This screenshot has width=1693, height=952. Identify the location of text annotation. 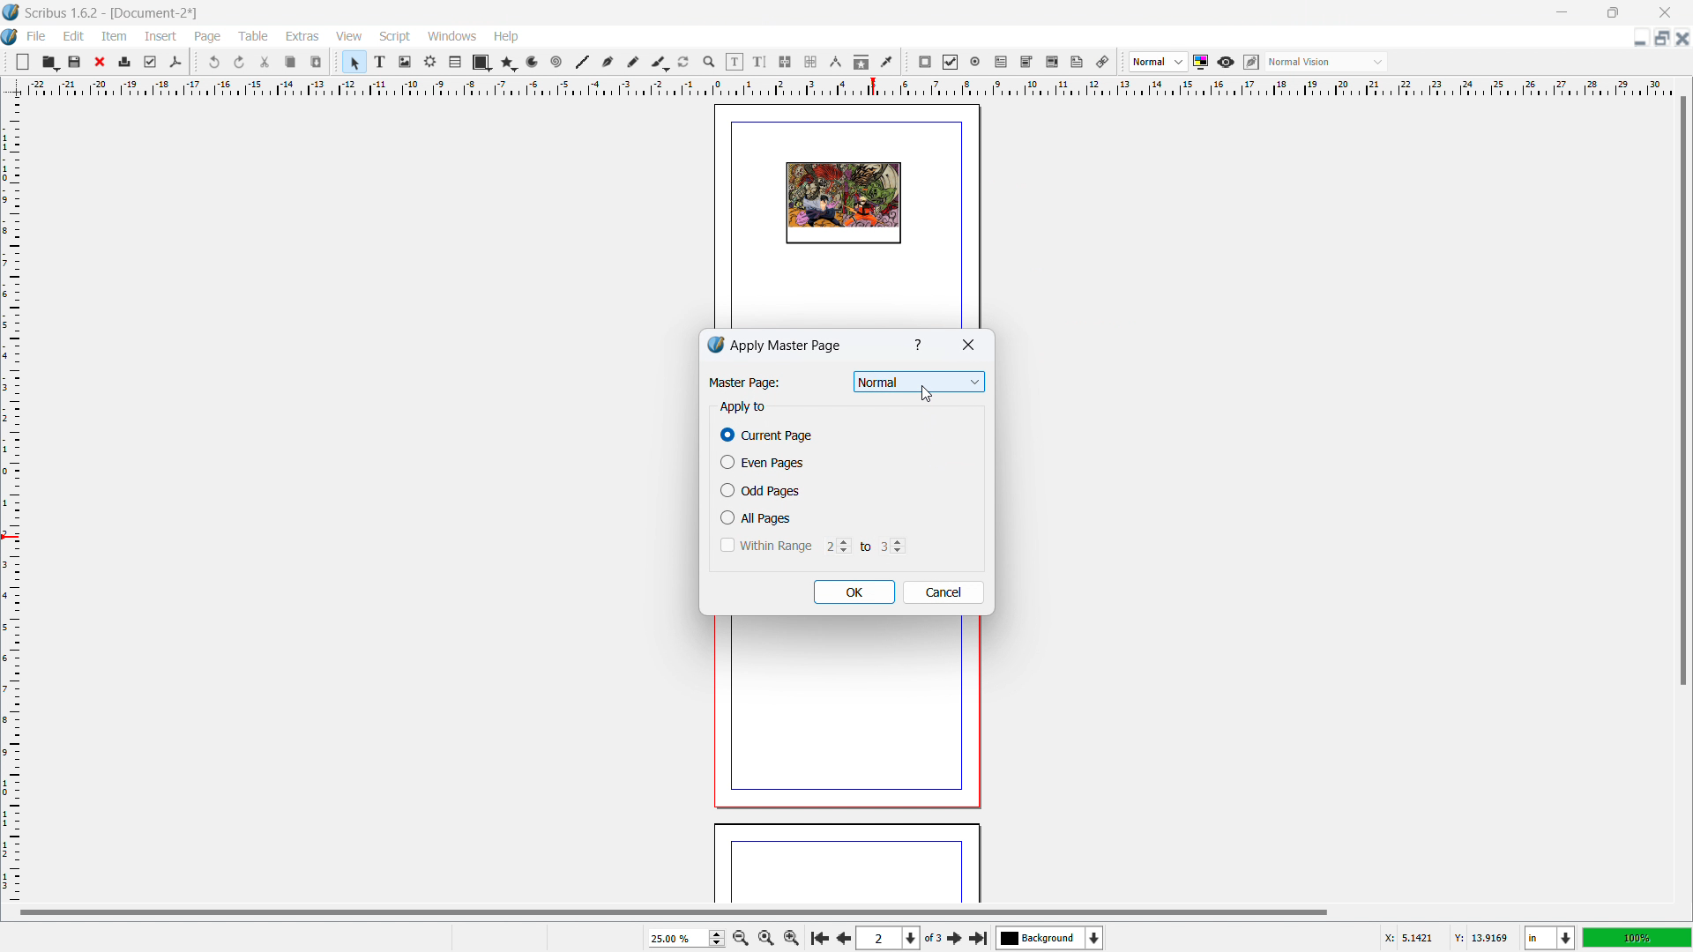
(1078, 63).